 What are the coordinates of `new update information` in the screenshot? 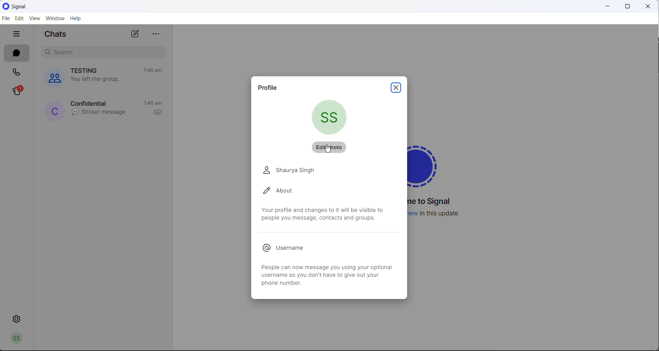 It's located at (439, 213).